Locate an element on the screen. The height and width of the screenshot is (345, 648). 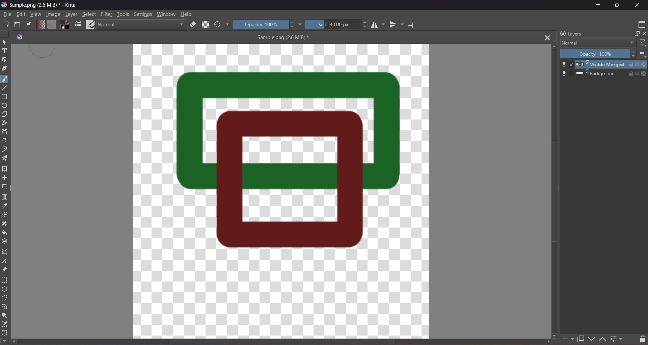
Variable Merged is located at coordinates (604, 64).